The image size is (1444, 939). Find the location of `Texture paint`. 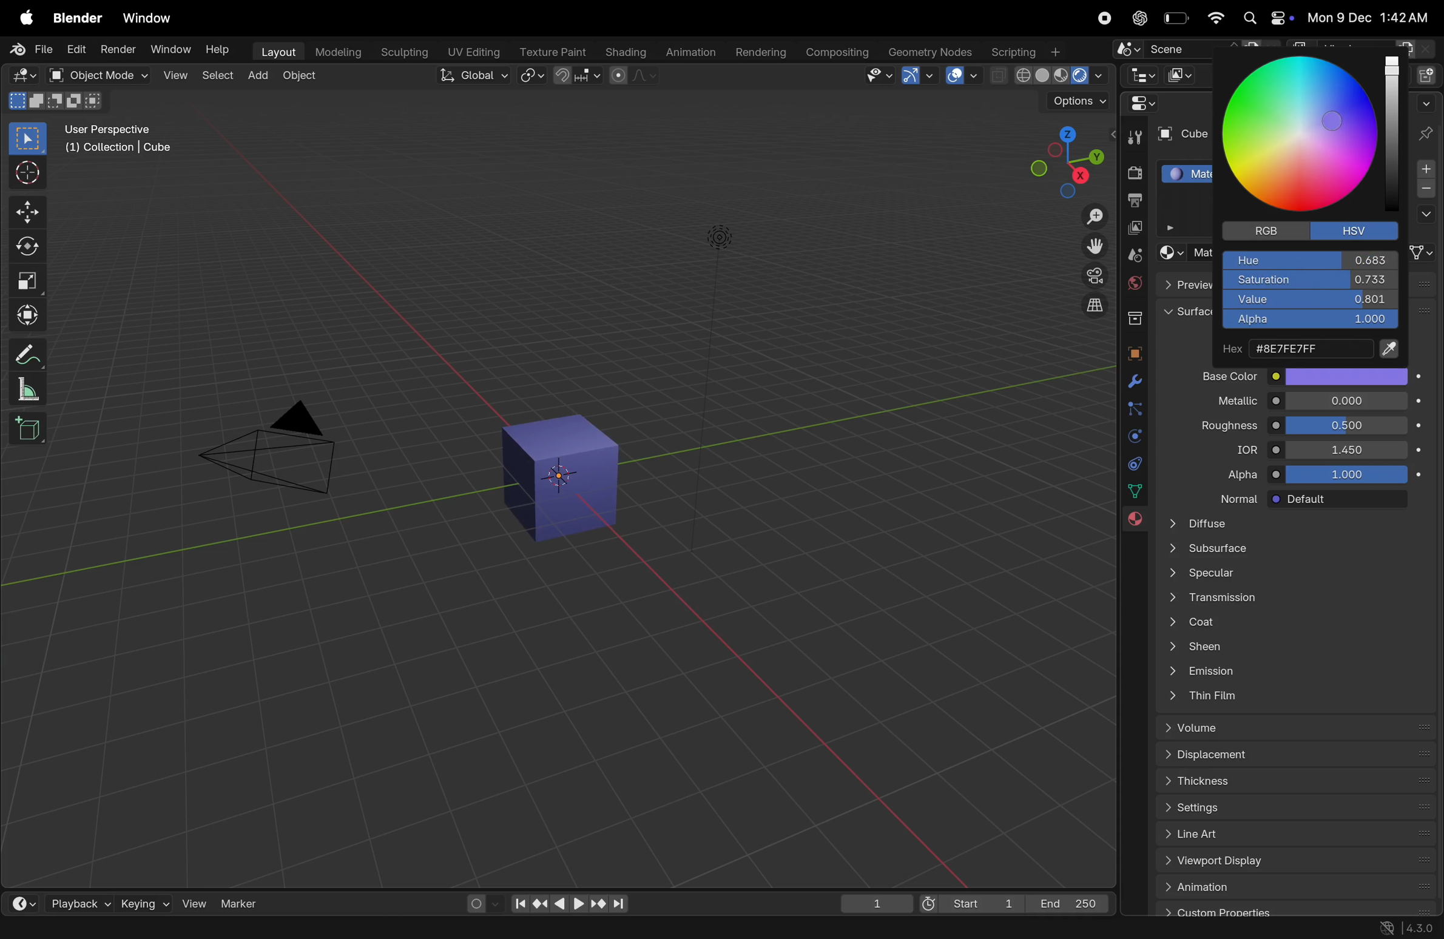

Texture paint is located at coordinates (555, 52).